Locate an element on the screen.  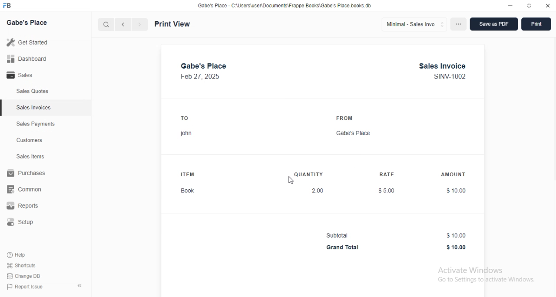
SINV-1002 is located at coordinates (450, 76).